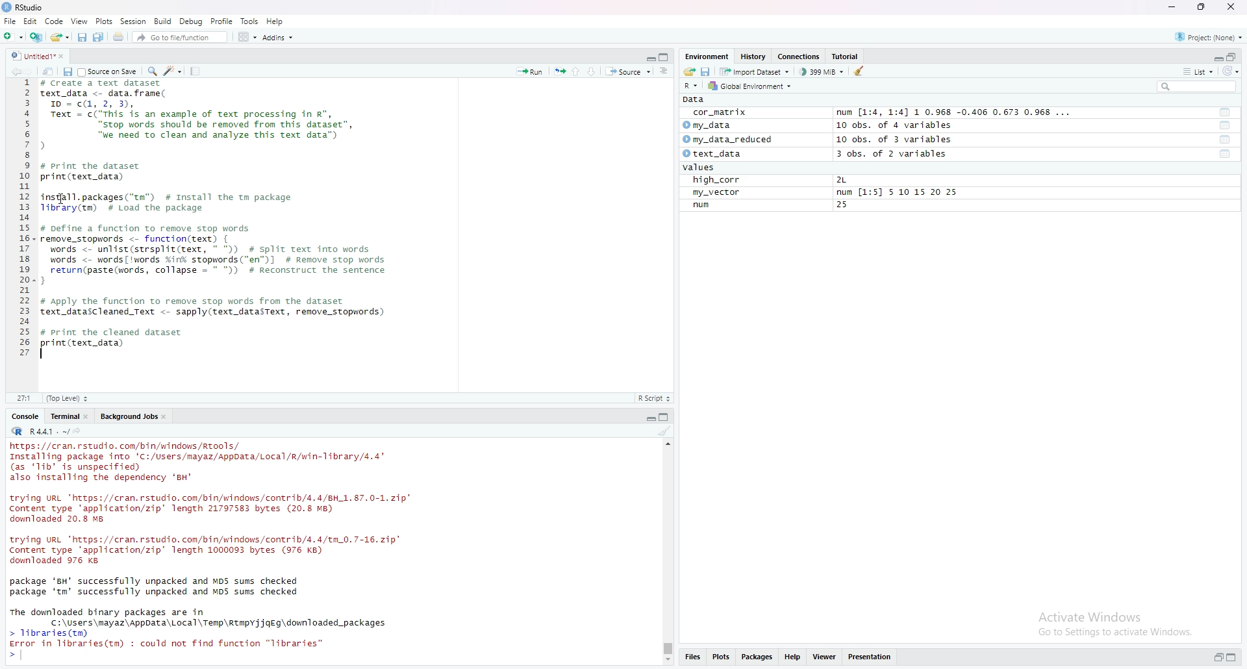 The width and height of the screenshot is (1247, 669). What do you see at coordinates (755, 72) in the screenshot?
I see `import dataset` at bounding box center [755, 72].